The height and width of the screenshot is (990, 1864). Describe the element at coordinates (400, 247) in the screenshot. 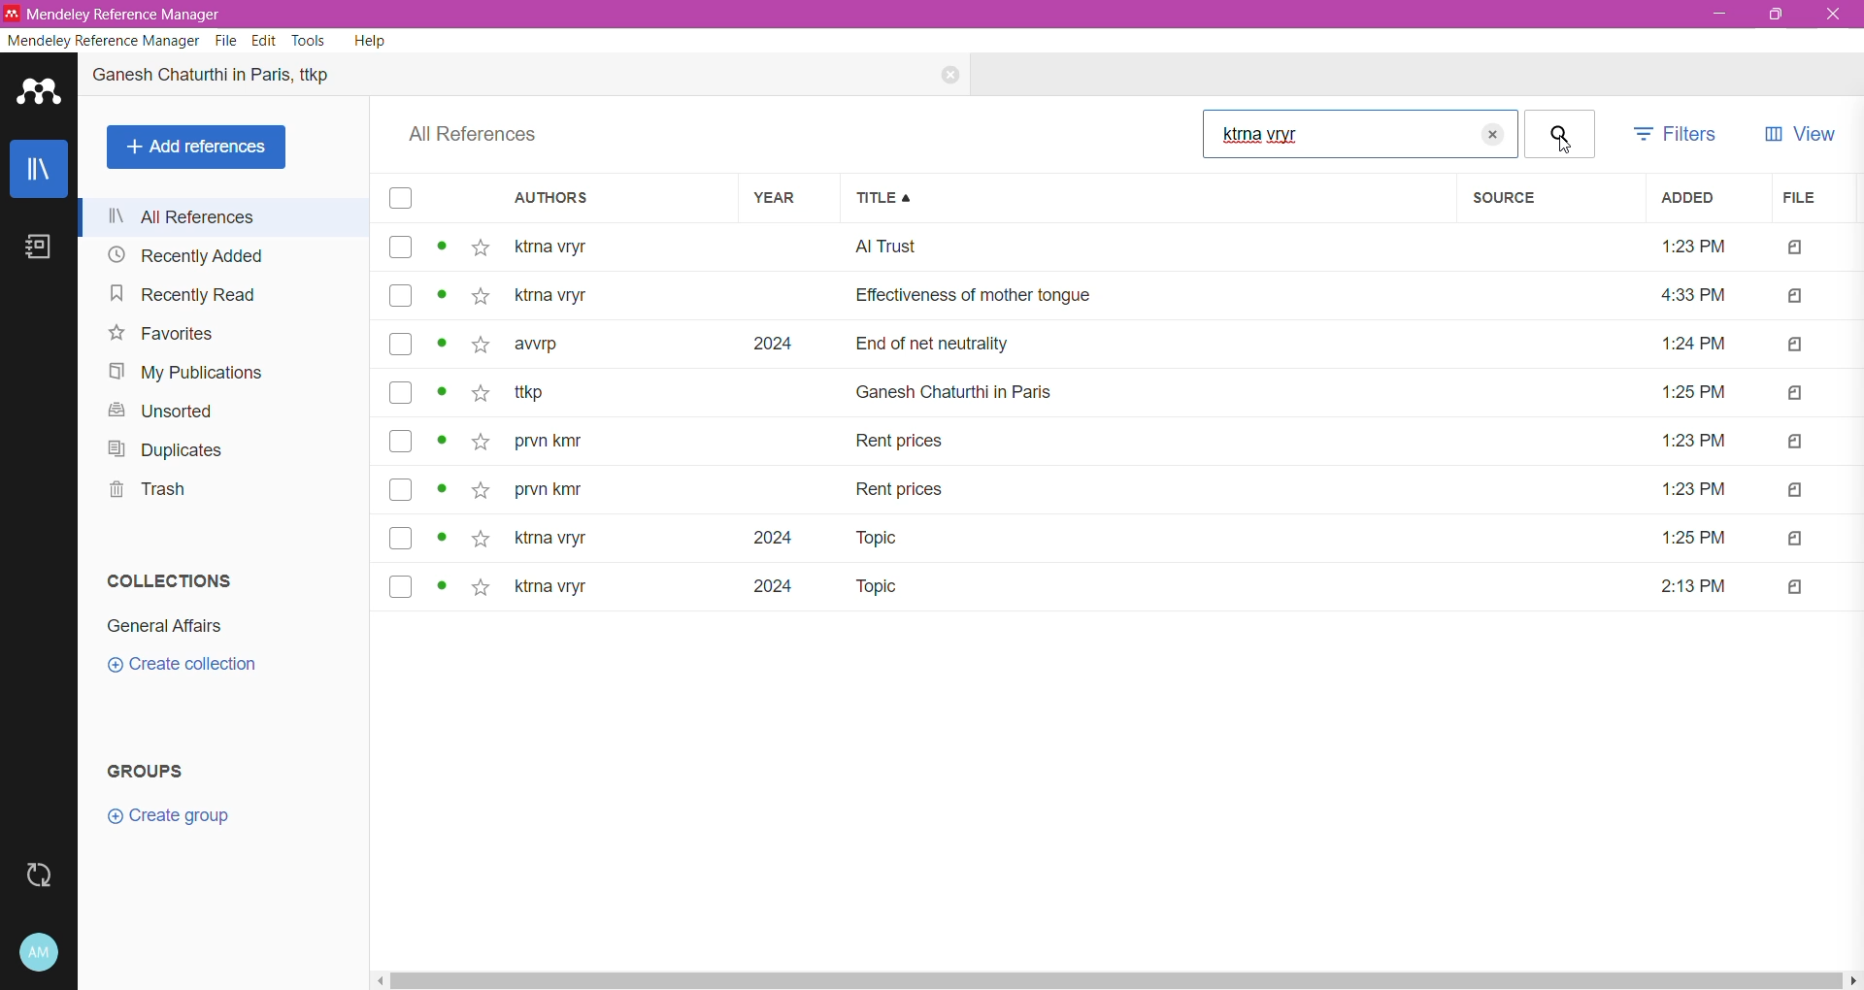

I see `select reference ` at that location.